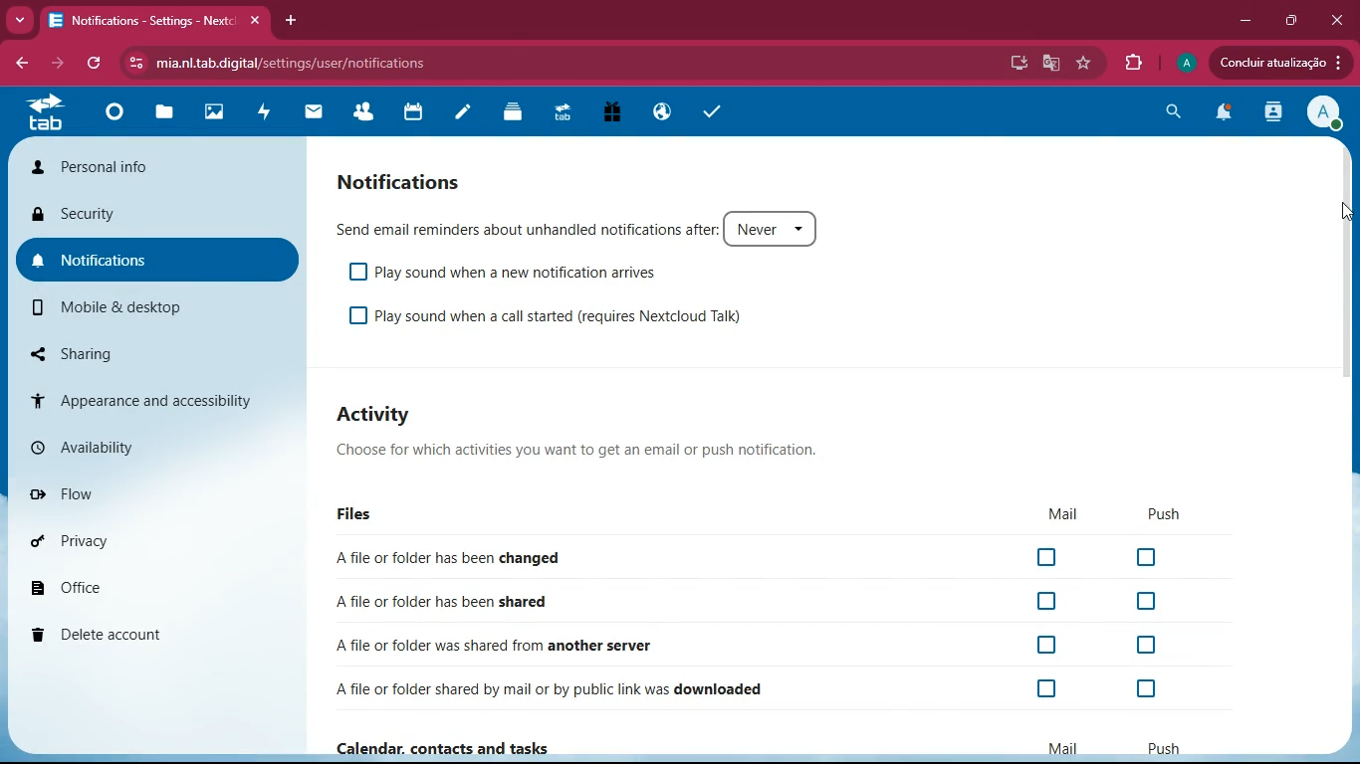  Describe the element at coordinates (132, 64) in the screenshot. I see `view site information` at that location.